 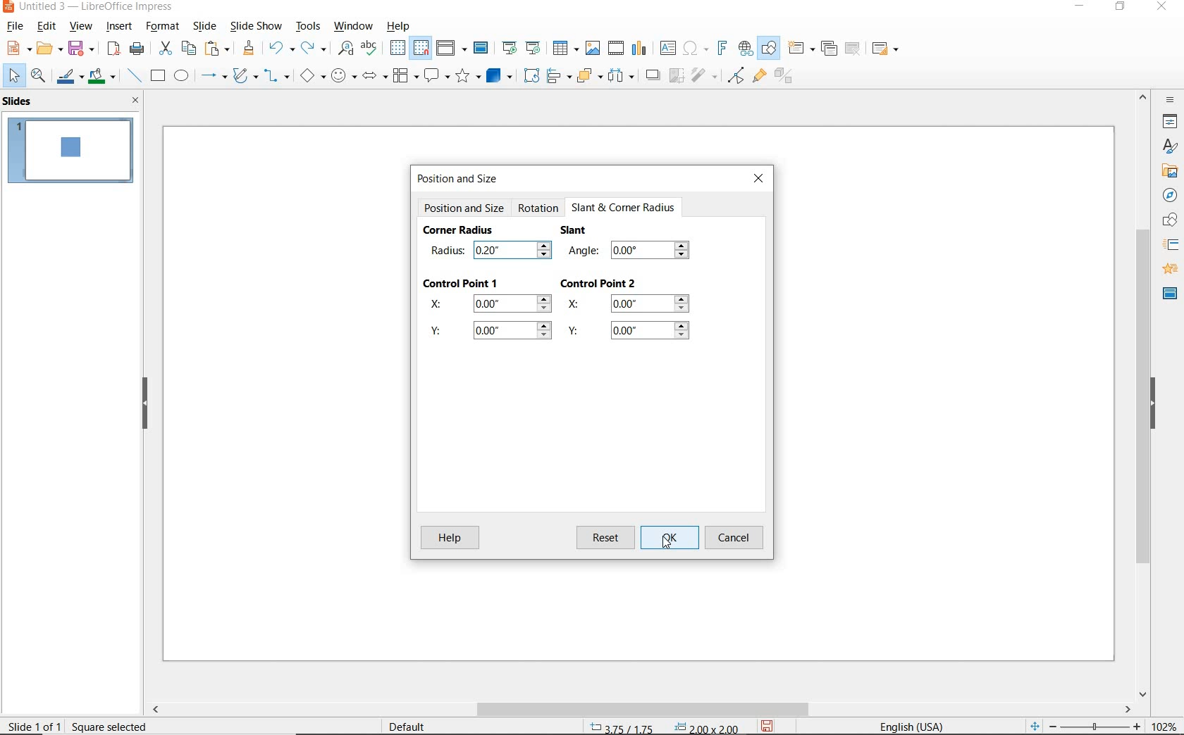 I want to click on scrollbar, so click(x=1143, y=395).